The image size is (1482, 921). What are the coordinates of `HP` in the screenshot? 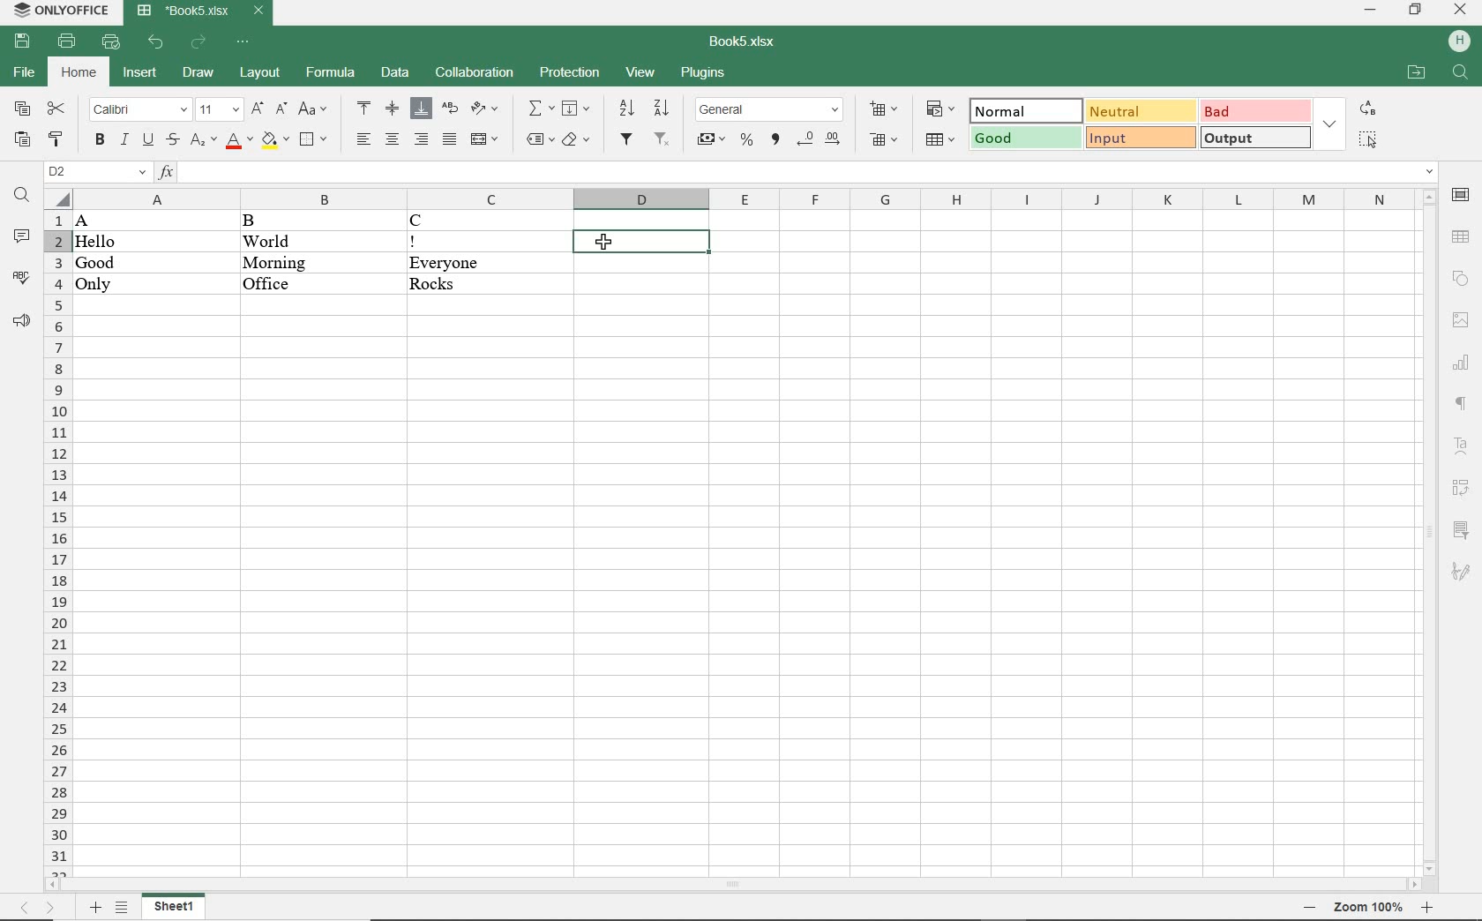 It's located at (1459, 42).